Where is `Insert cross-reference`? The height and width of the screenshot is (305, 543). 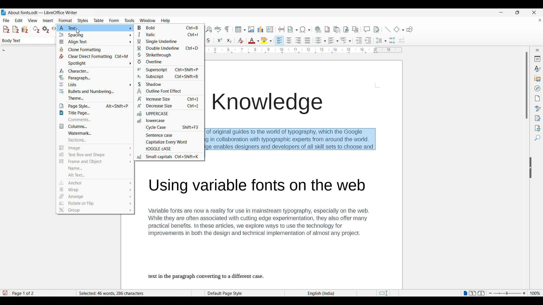
Insert cross-reference is located at coordinates (355, 29).